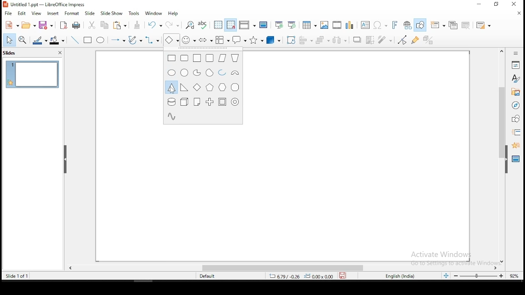 Image resolution: width=525 pixels, height=295 pixels. What do you see at coordinates (121, 26) in the screenshot?
I see `paste` at bounding box center [121, 26].